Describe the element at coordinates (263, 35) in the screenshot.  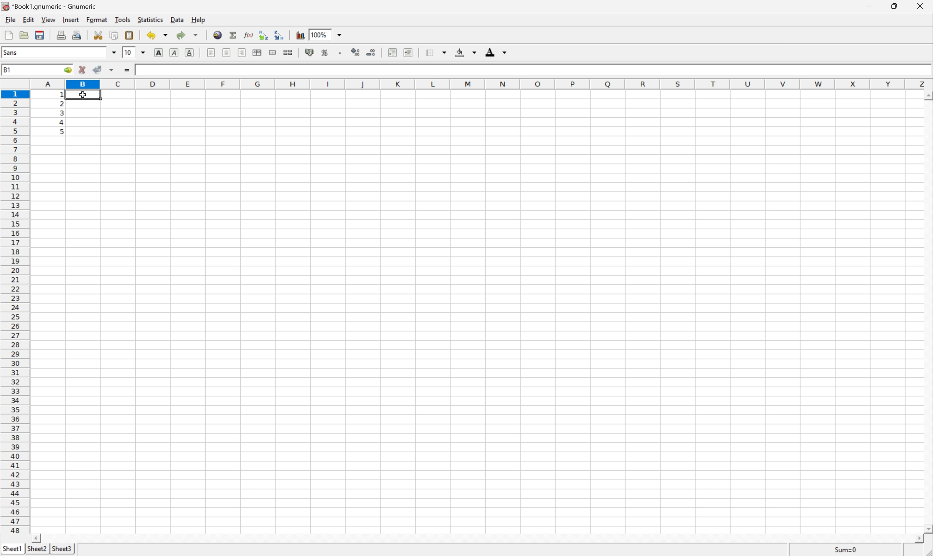
I see `Sort the selected region in ascending order based on the first column selected` at that location.